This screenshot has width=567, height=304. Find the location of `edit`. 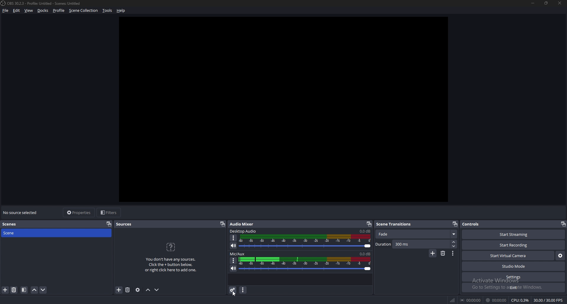

edit is located at coordinates (16, 11).